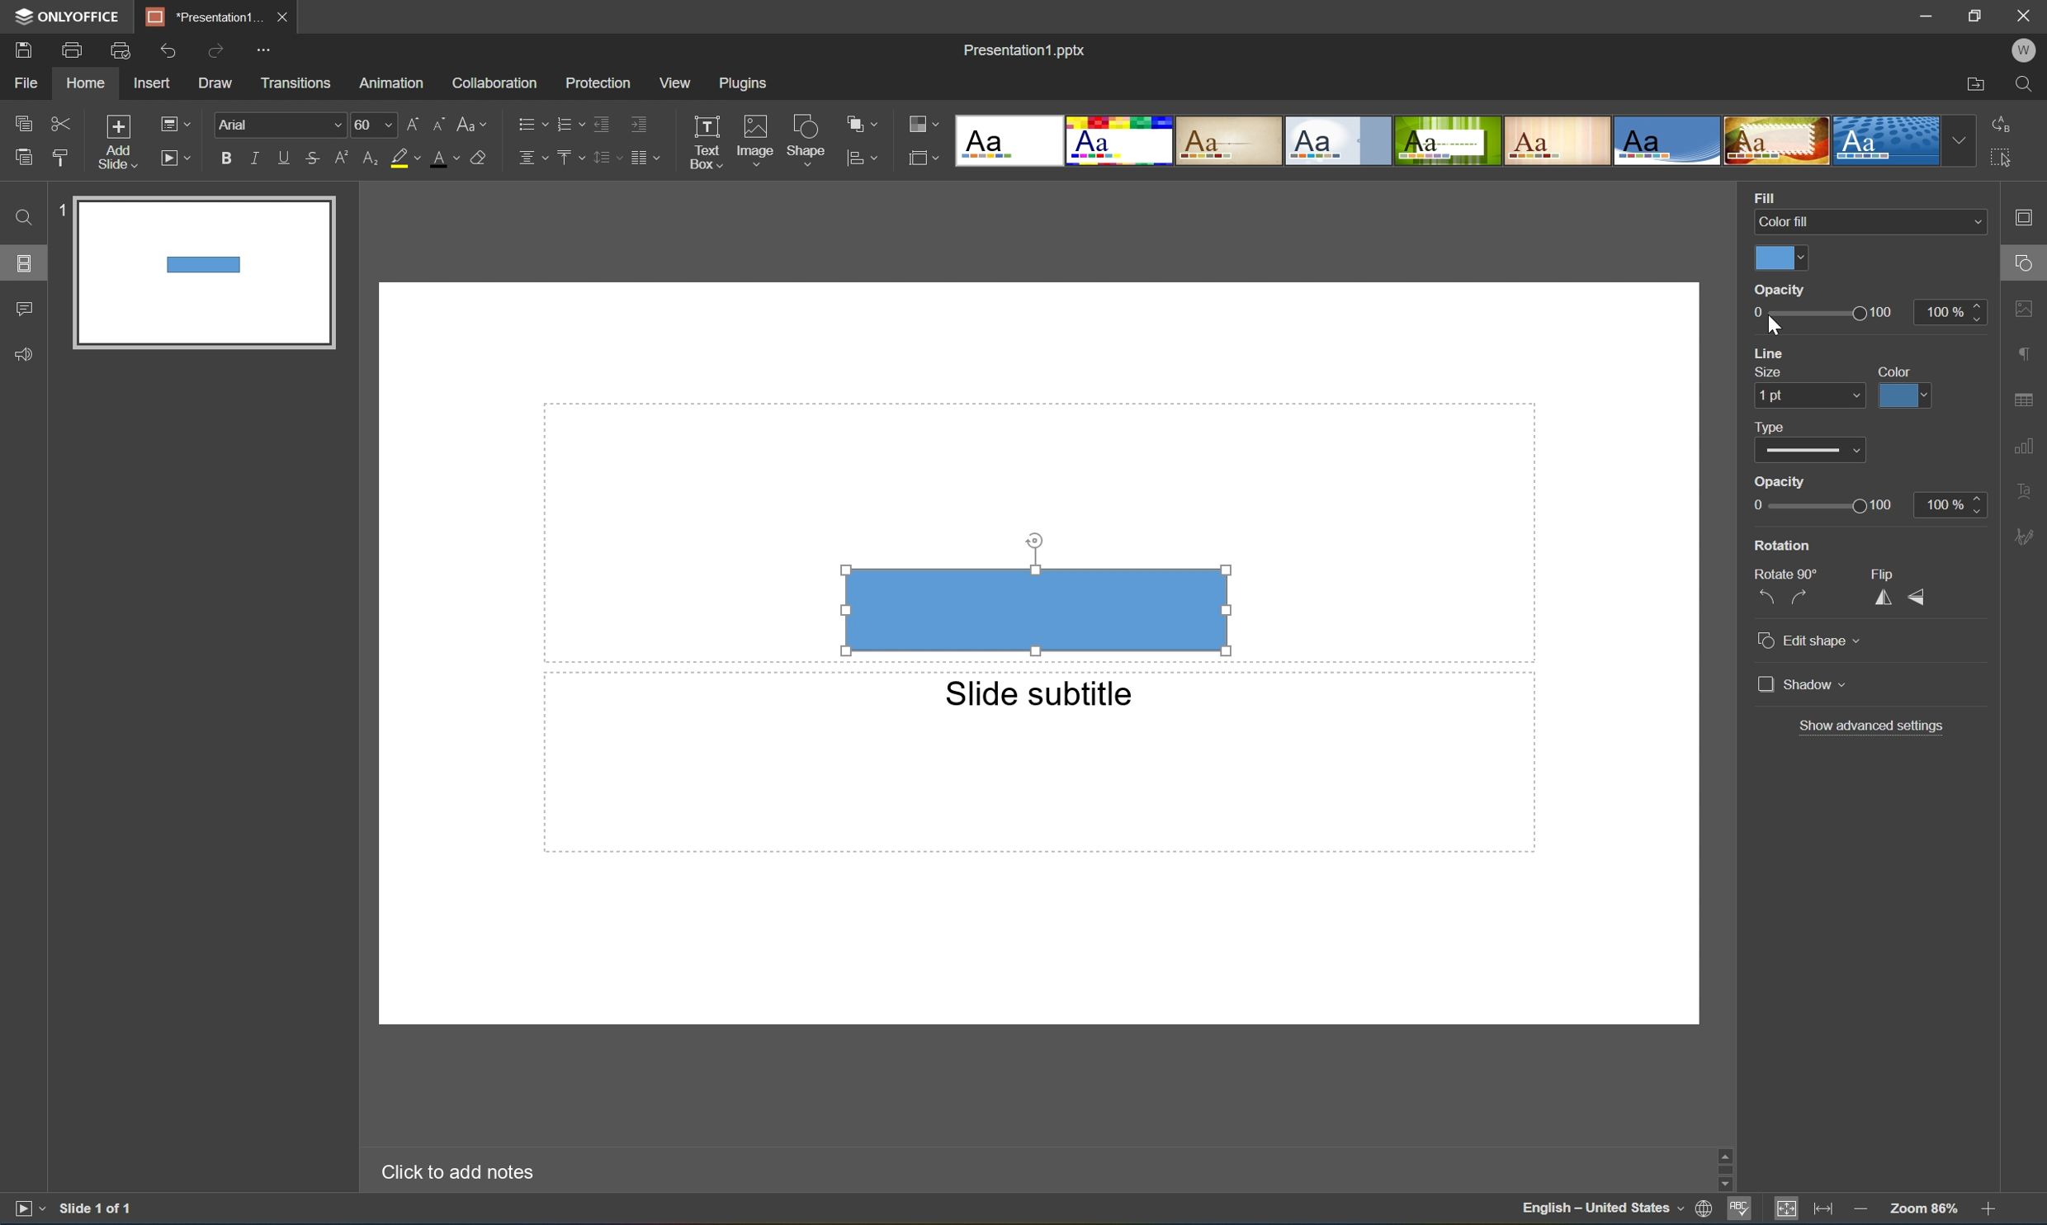  What do you see at coordinates (1983, 1171) in the screenshot?
I see `Scroll Bar` at bounding box center [1983, 1171].